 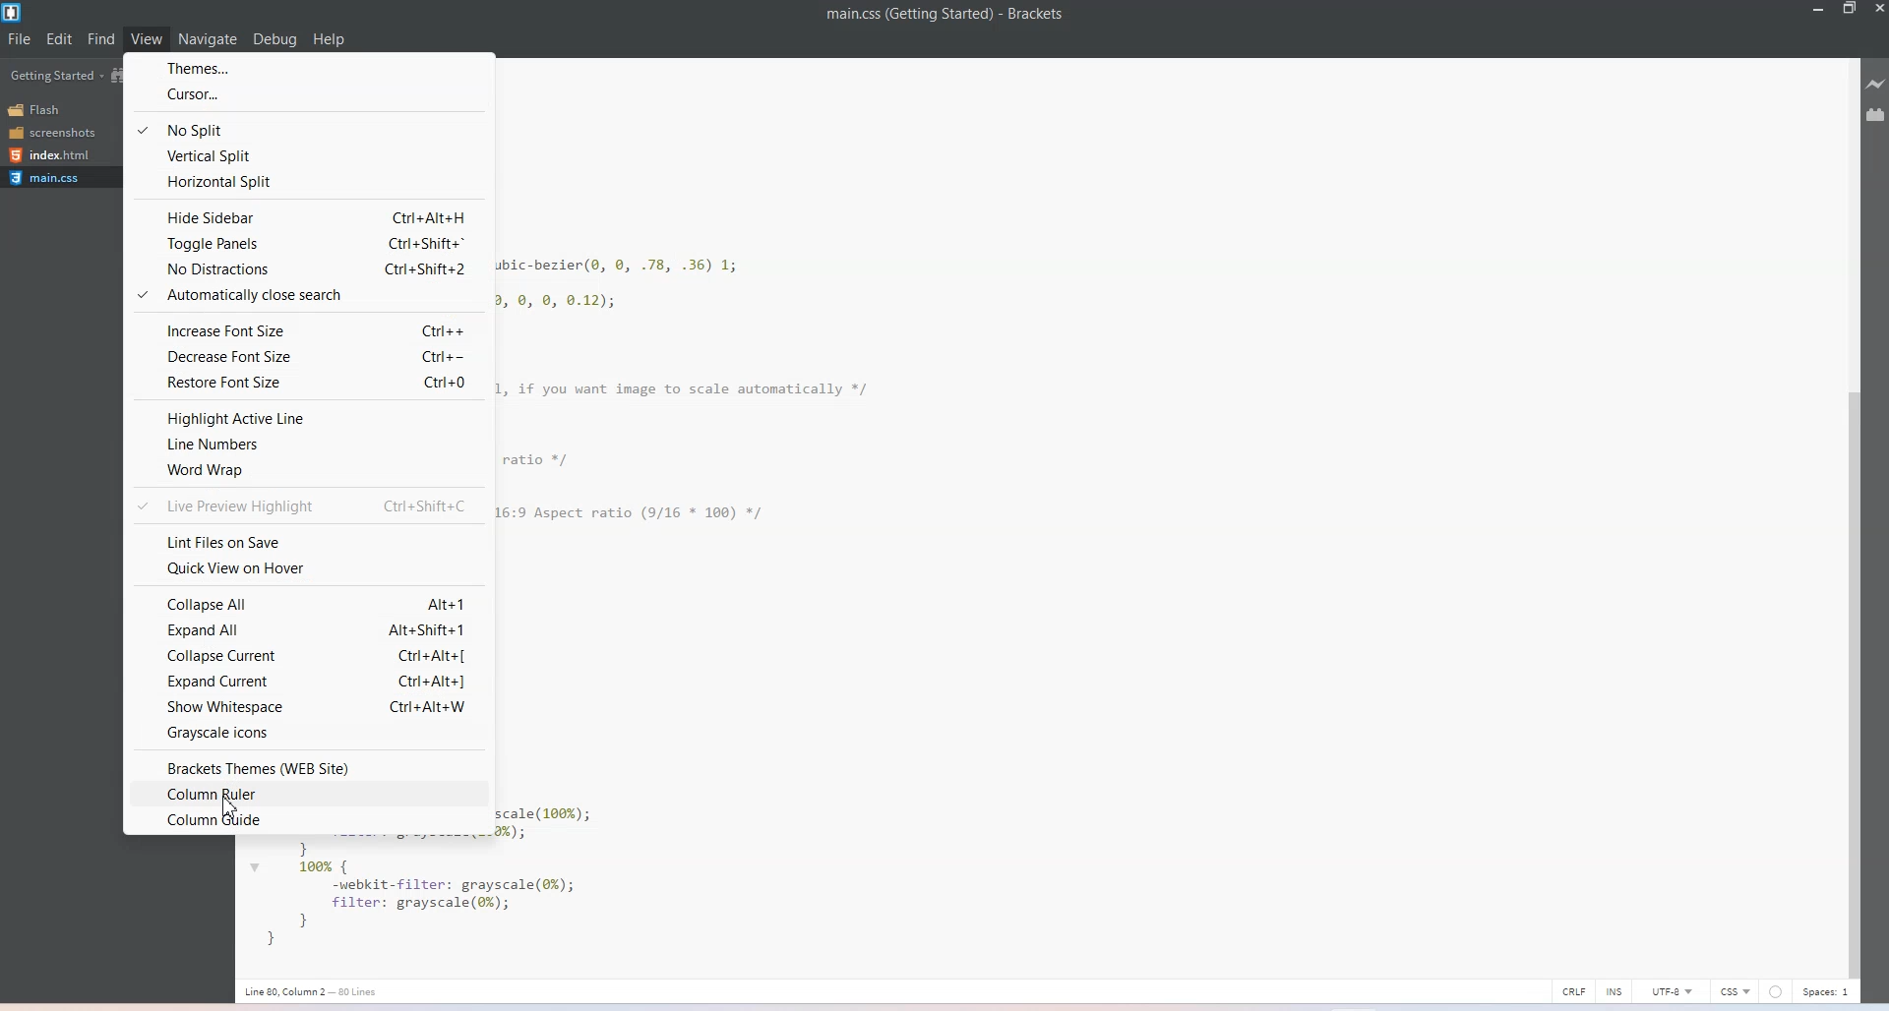 I want to click on Horizontal Split, so click(x=306, y=183).